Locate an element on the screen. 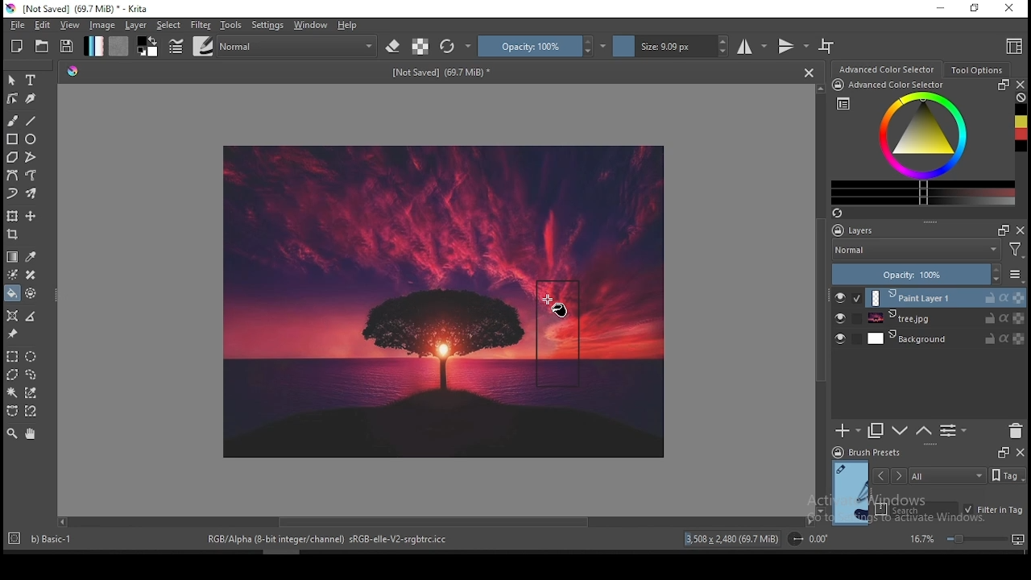 The height and width of the screenshot is (580, 1031). close window is located at coordinates (1008, 8).